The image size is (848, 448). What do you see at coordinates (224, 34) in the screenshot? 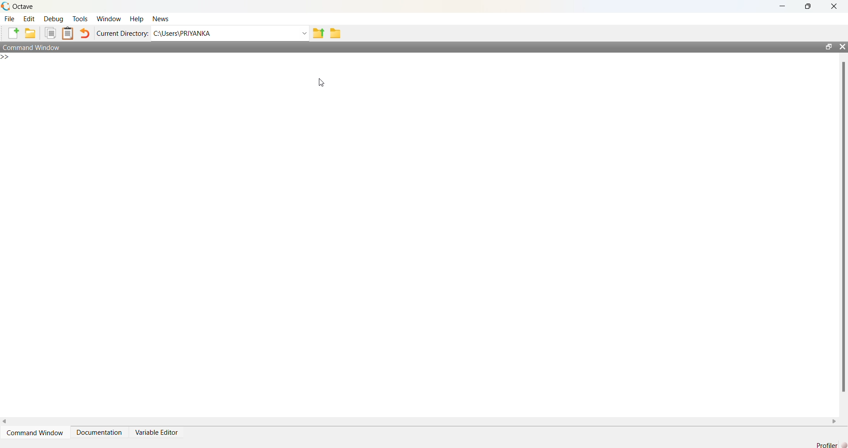
I see `C:\Users\PRIYANKA` at bounding box center [224, 34].